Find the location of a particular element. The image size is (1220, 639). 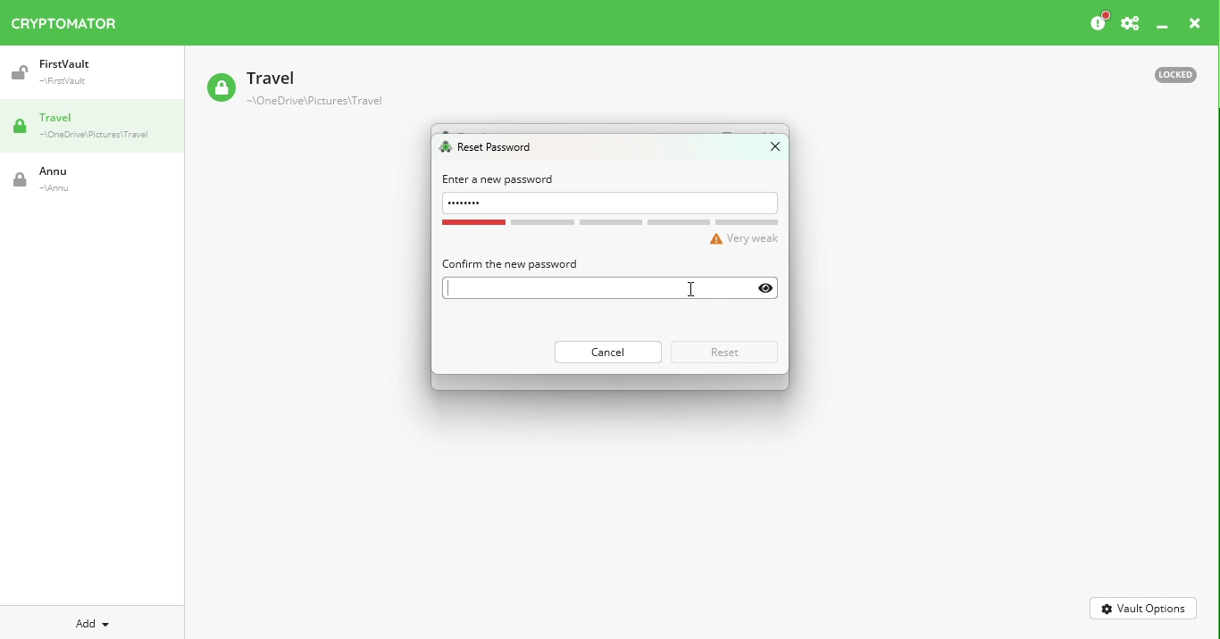

Minimize is located at coordinates (1163, 28).